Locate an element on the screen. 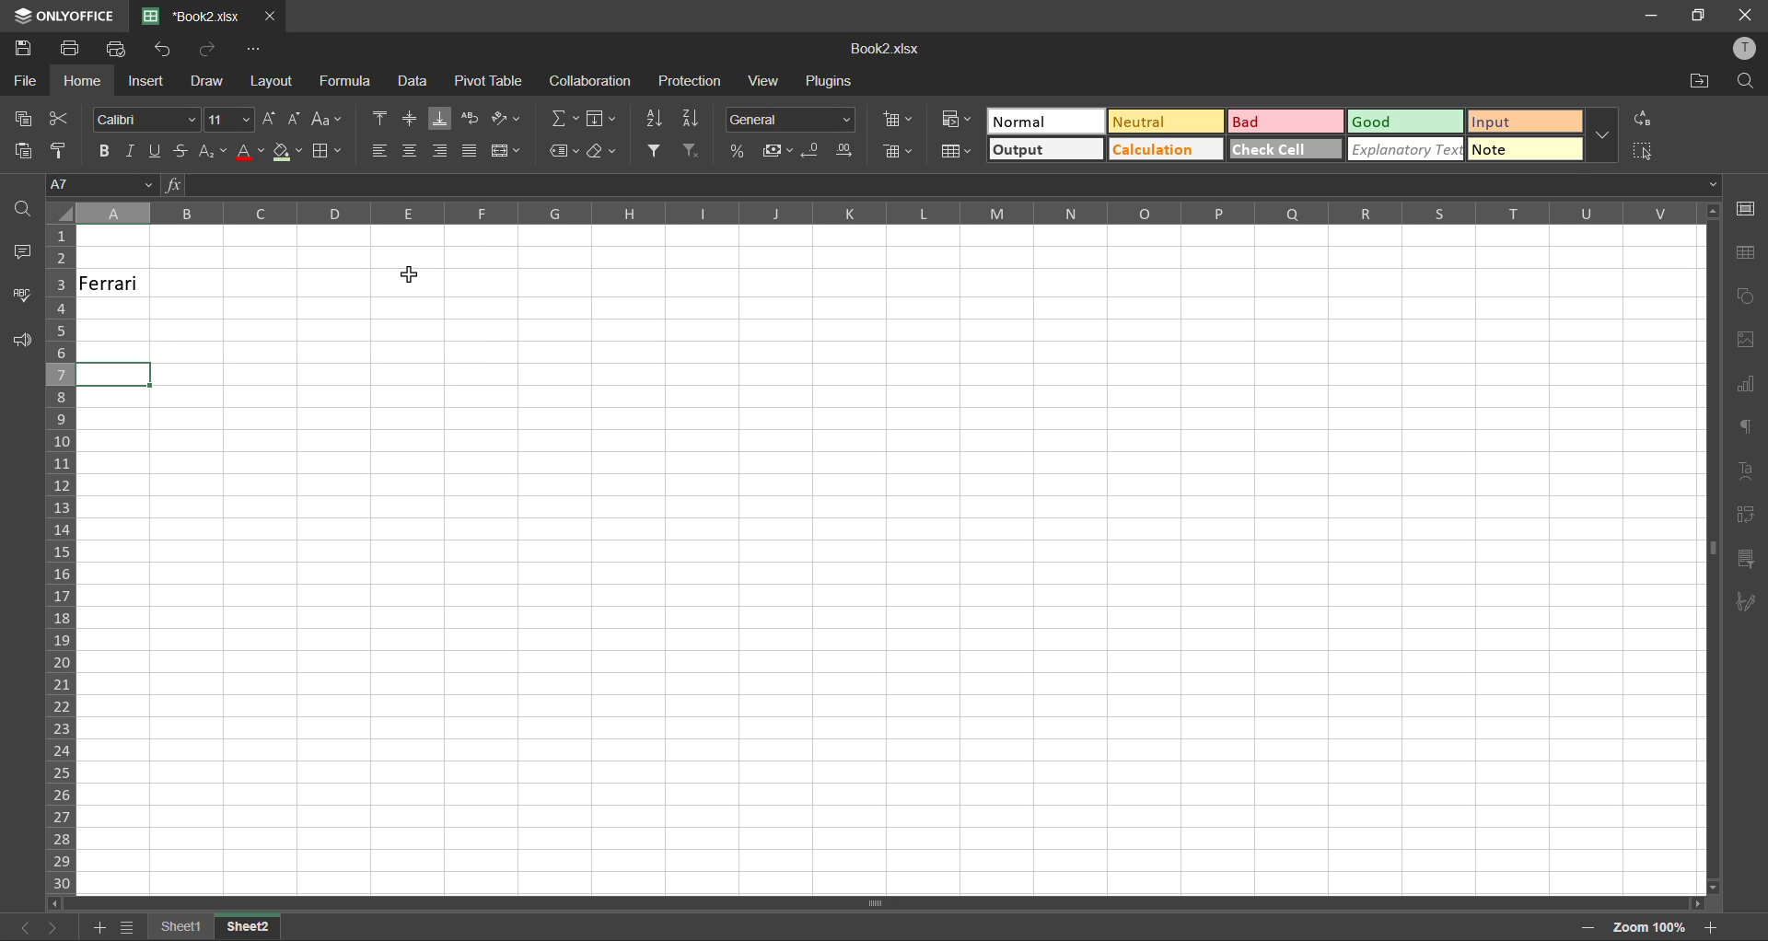 This screenshot has height=941, width=1768. calculation is located at coordinates (1165, 151).